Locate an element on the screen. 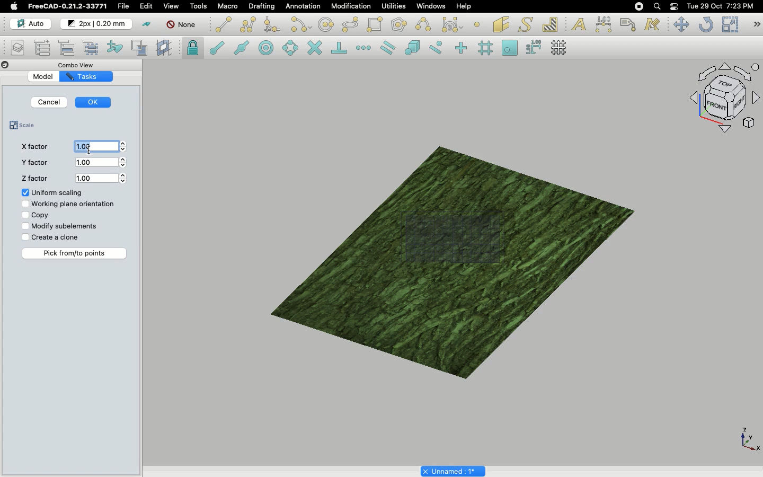 Image resolution: width=763 pixels, height=477 pixels. Combo view is located at coordinates (78, 64).